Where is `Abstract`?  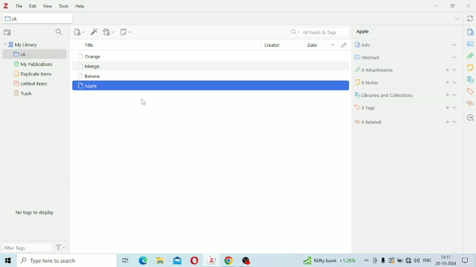
Abstract is located at coordinates (371, 56).